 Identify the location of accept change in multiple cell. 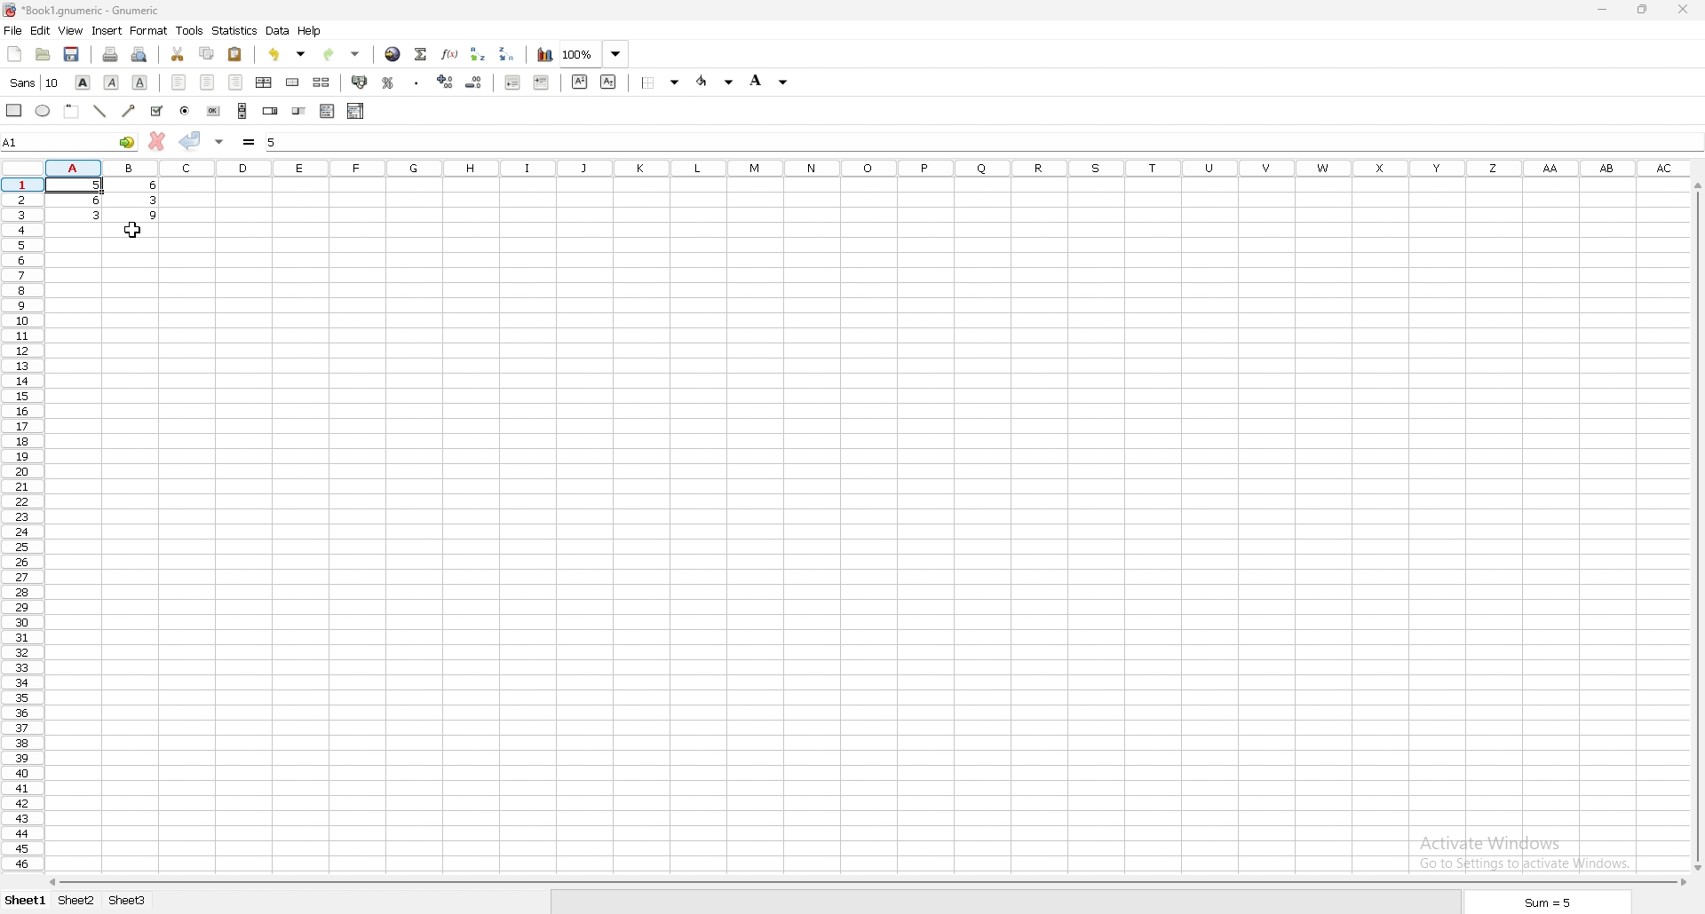
(219, 143).